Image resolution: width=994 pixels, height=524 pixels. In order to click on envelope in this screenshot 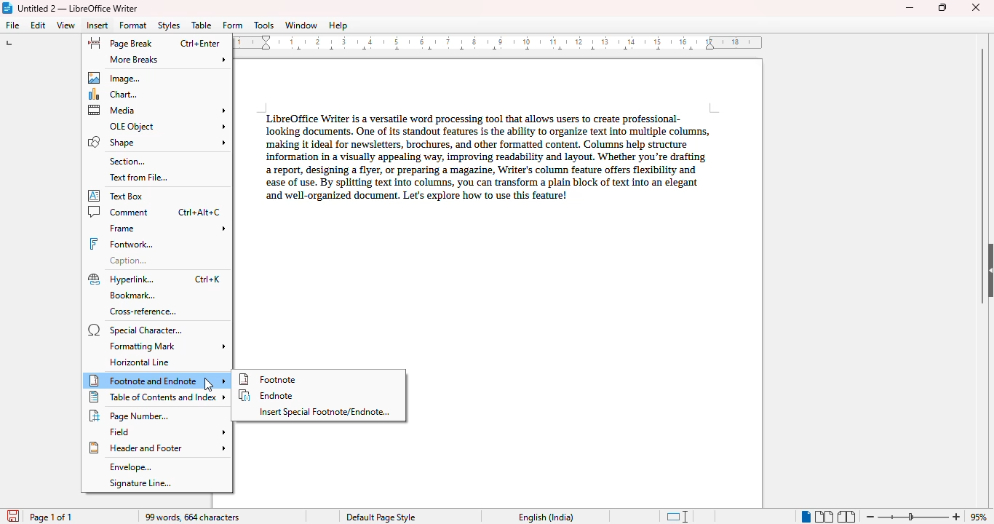, I will do `click(129, 467)`.